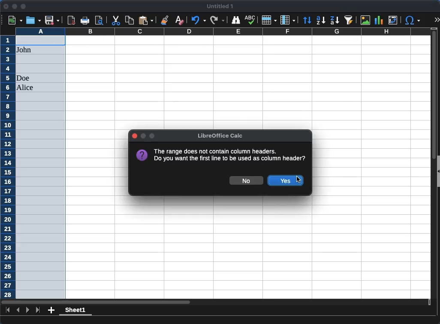 This screenshot has width=440, height=324. What do you see at coordinates (7, 309) in the screenshot?
I see `first sheet` at bounding box center [7, 309].